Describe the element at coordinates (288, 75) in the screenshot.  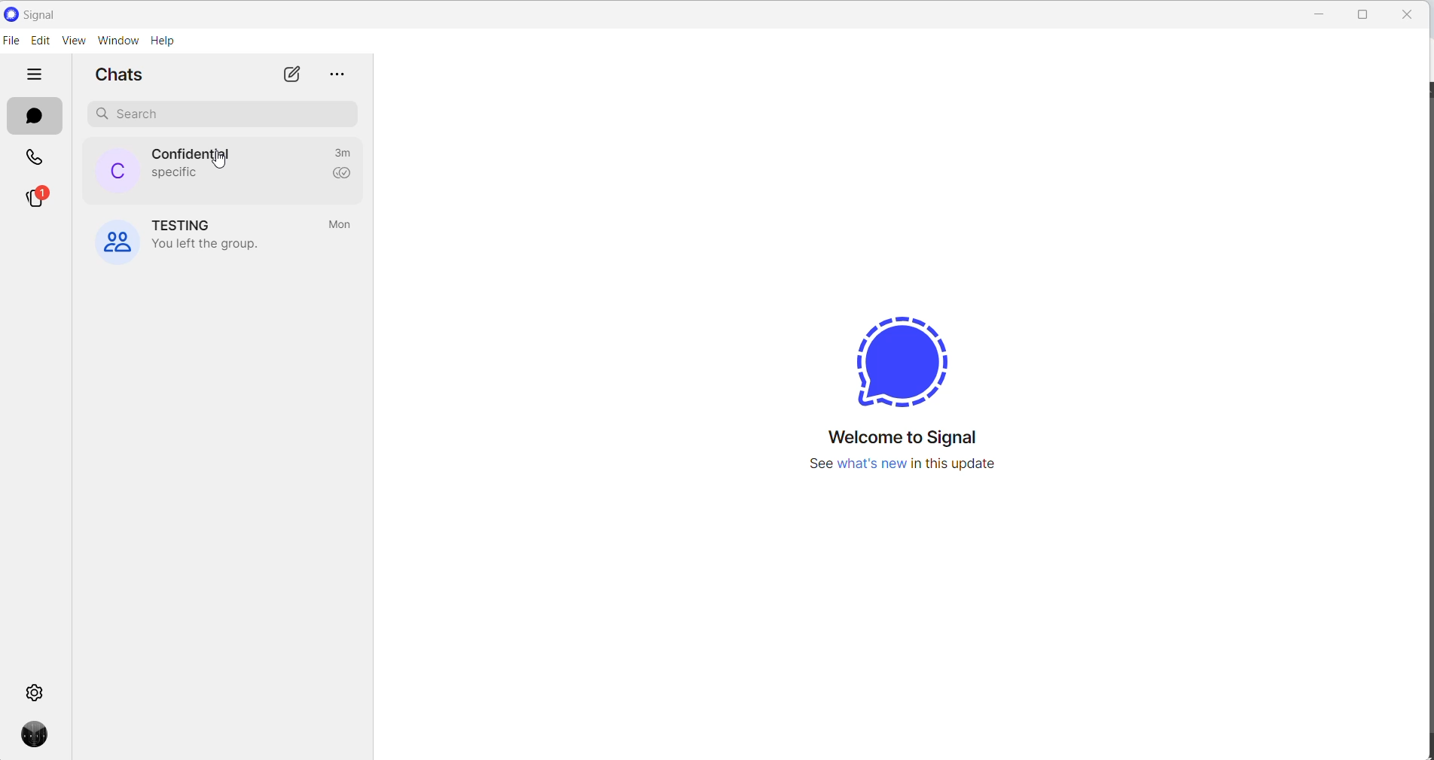
I see `new chats` at that location.